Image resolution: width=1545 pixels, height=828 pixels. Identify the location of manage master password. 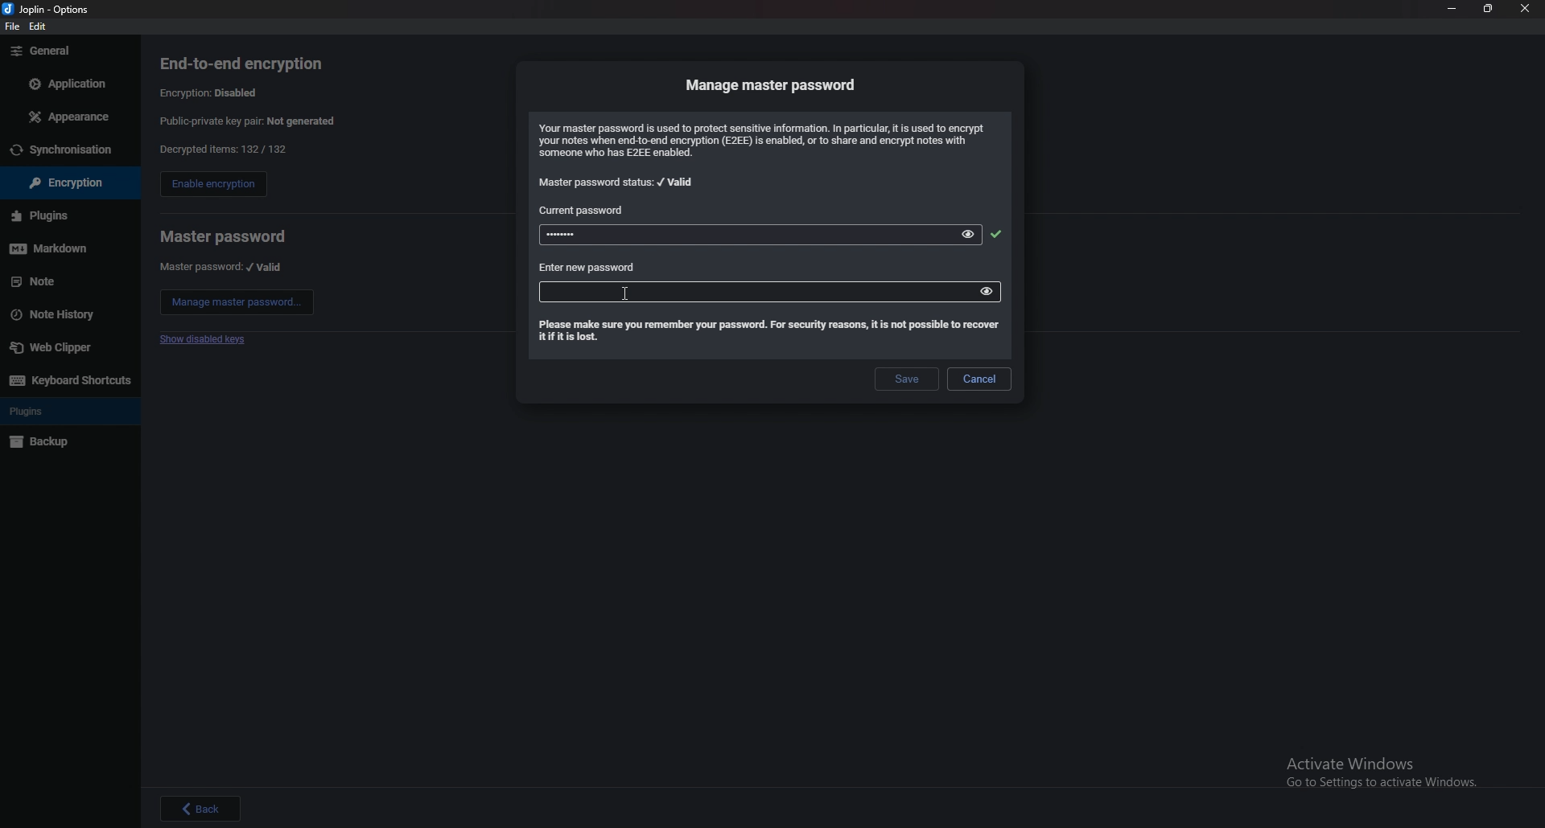
(773, 84).